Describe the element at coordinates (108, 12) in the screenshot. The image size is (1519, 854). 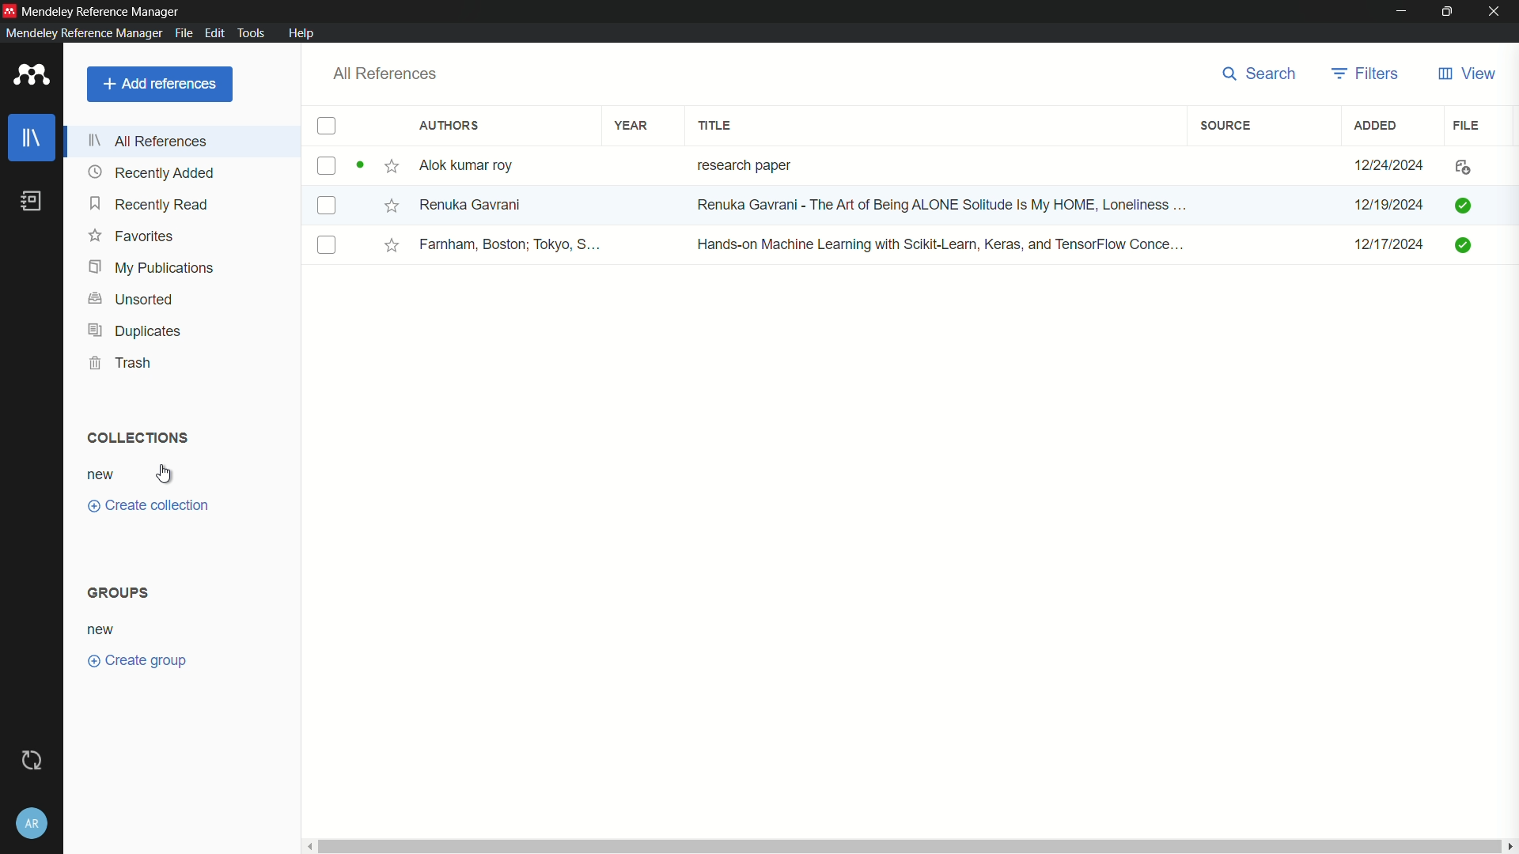
I see `Mendeley Reference Manager` at that location.